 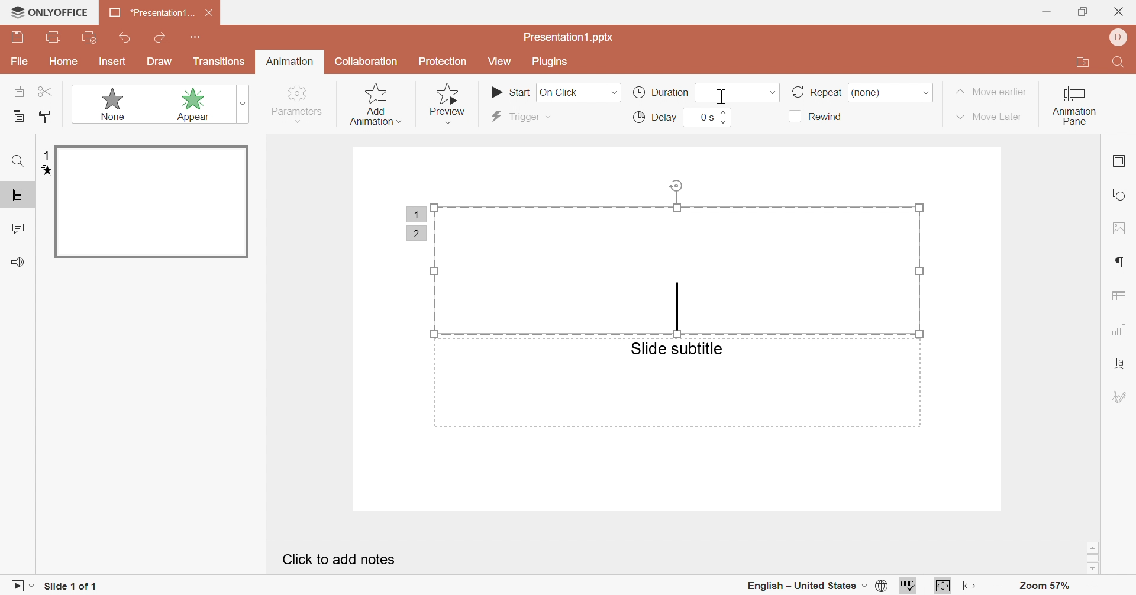 I want to click on start slideshow, so click(x=18, y=588).